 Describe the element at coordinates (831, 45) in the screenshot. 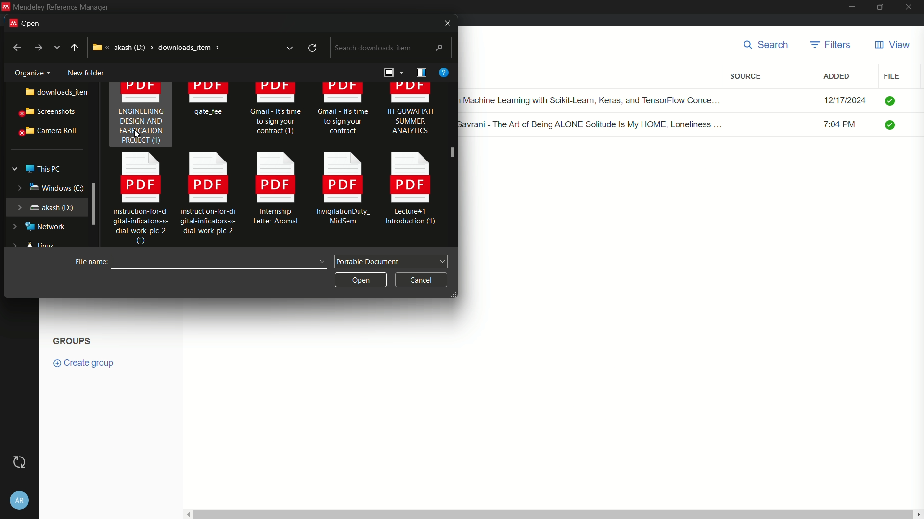

I see `filters` at that location.